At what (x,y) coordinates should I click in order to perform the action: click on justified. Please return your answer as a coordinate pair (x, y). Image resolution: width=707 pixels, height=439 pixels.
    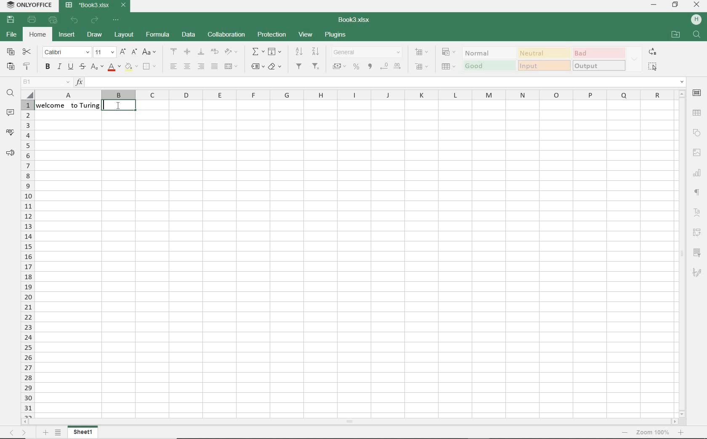
    Looking at the image, I should click on (214, 66).